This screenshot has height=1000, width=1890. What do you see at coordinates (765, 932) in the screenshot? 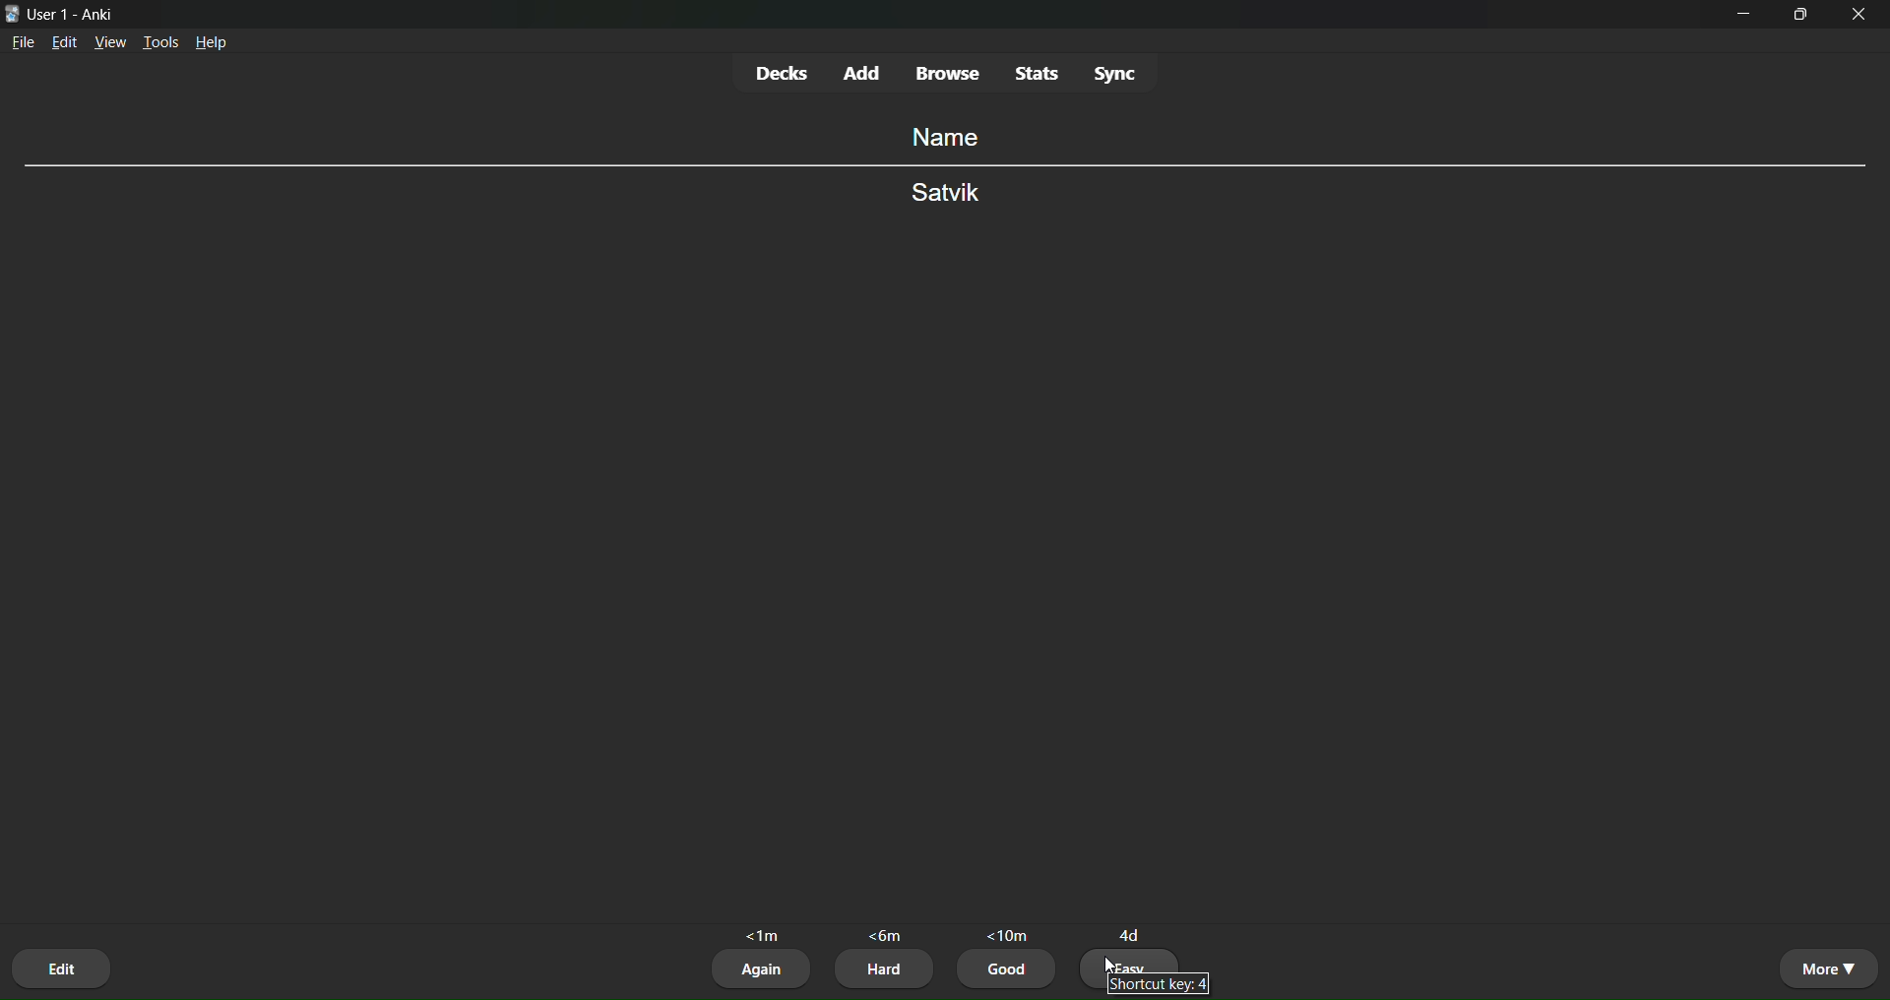
I see `<1m` at bounding box center [765, 932].